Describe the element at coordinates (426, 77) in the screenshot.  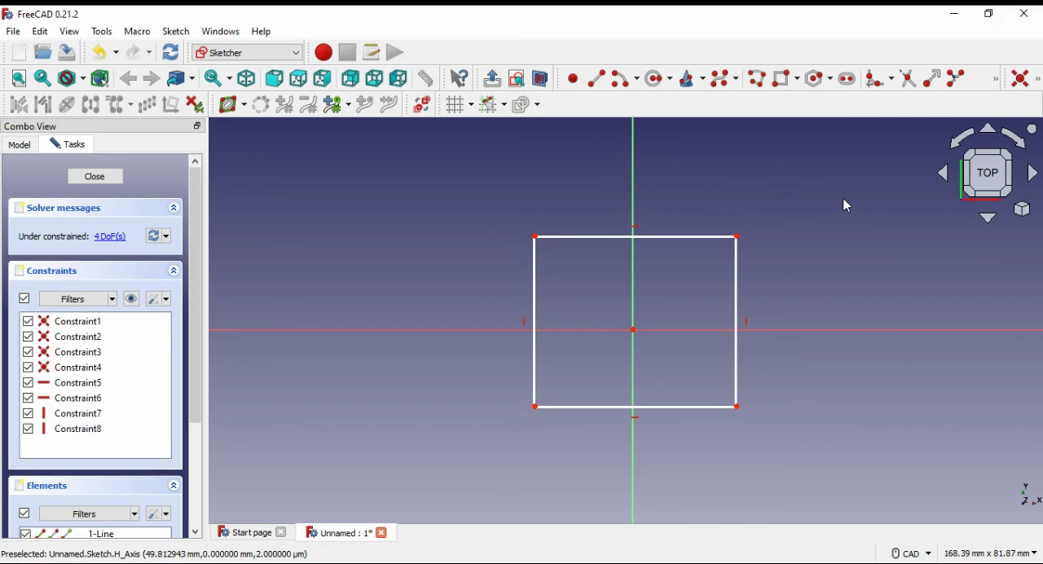
I see `measure distance` at that location.